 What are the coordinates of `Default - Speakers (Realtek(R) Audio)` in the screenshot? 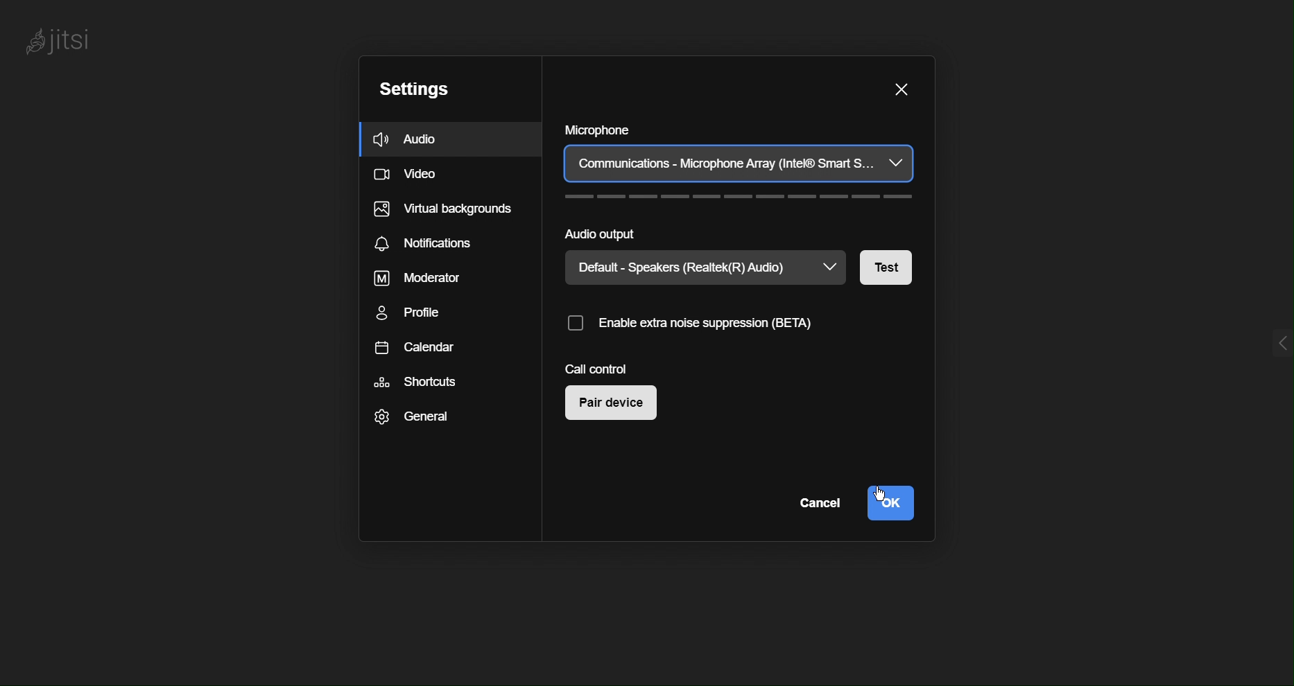 It's located at (680, 267).